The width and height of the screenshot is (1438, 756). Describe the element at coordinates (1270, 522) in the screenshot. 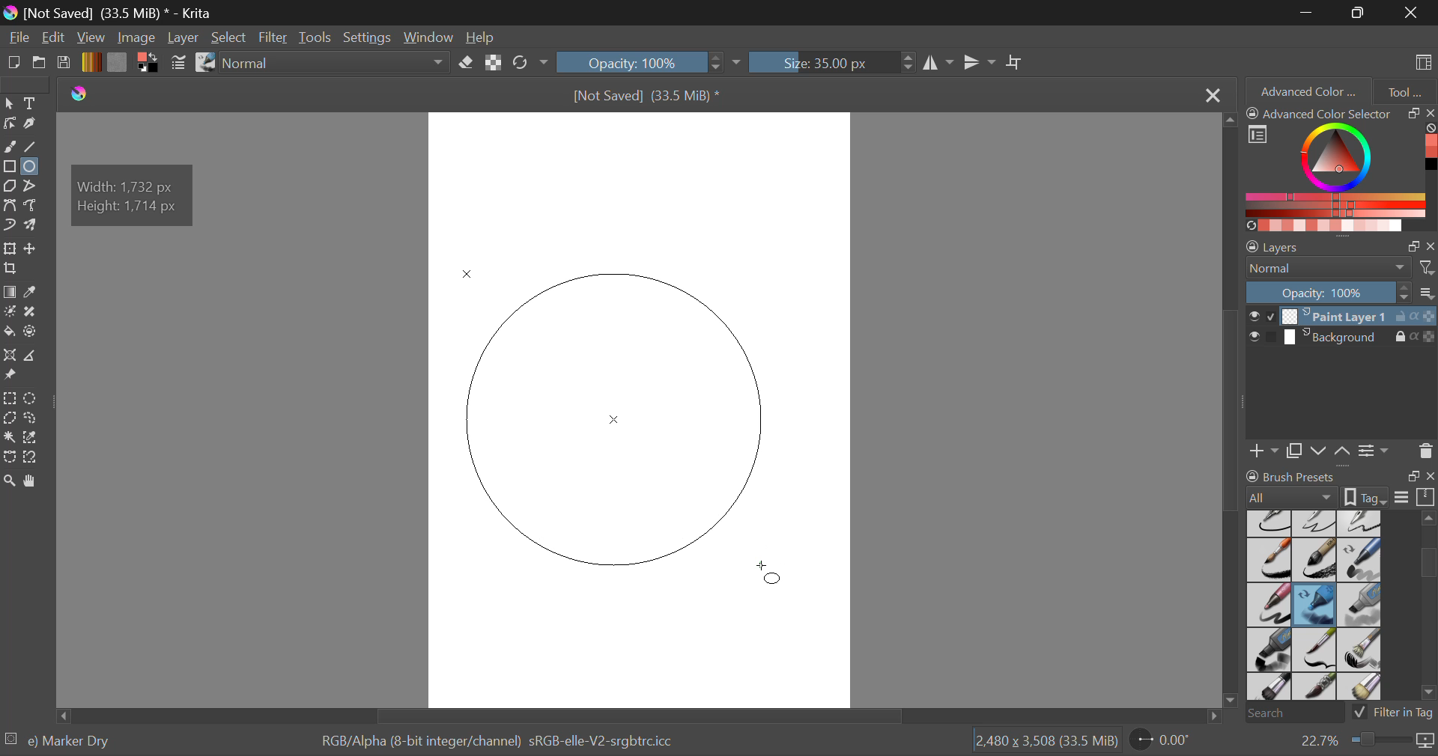

I see `Ink-2 Fineliner` at that location.